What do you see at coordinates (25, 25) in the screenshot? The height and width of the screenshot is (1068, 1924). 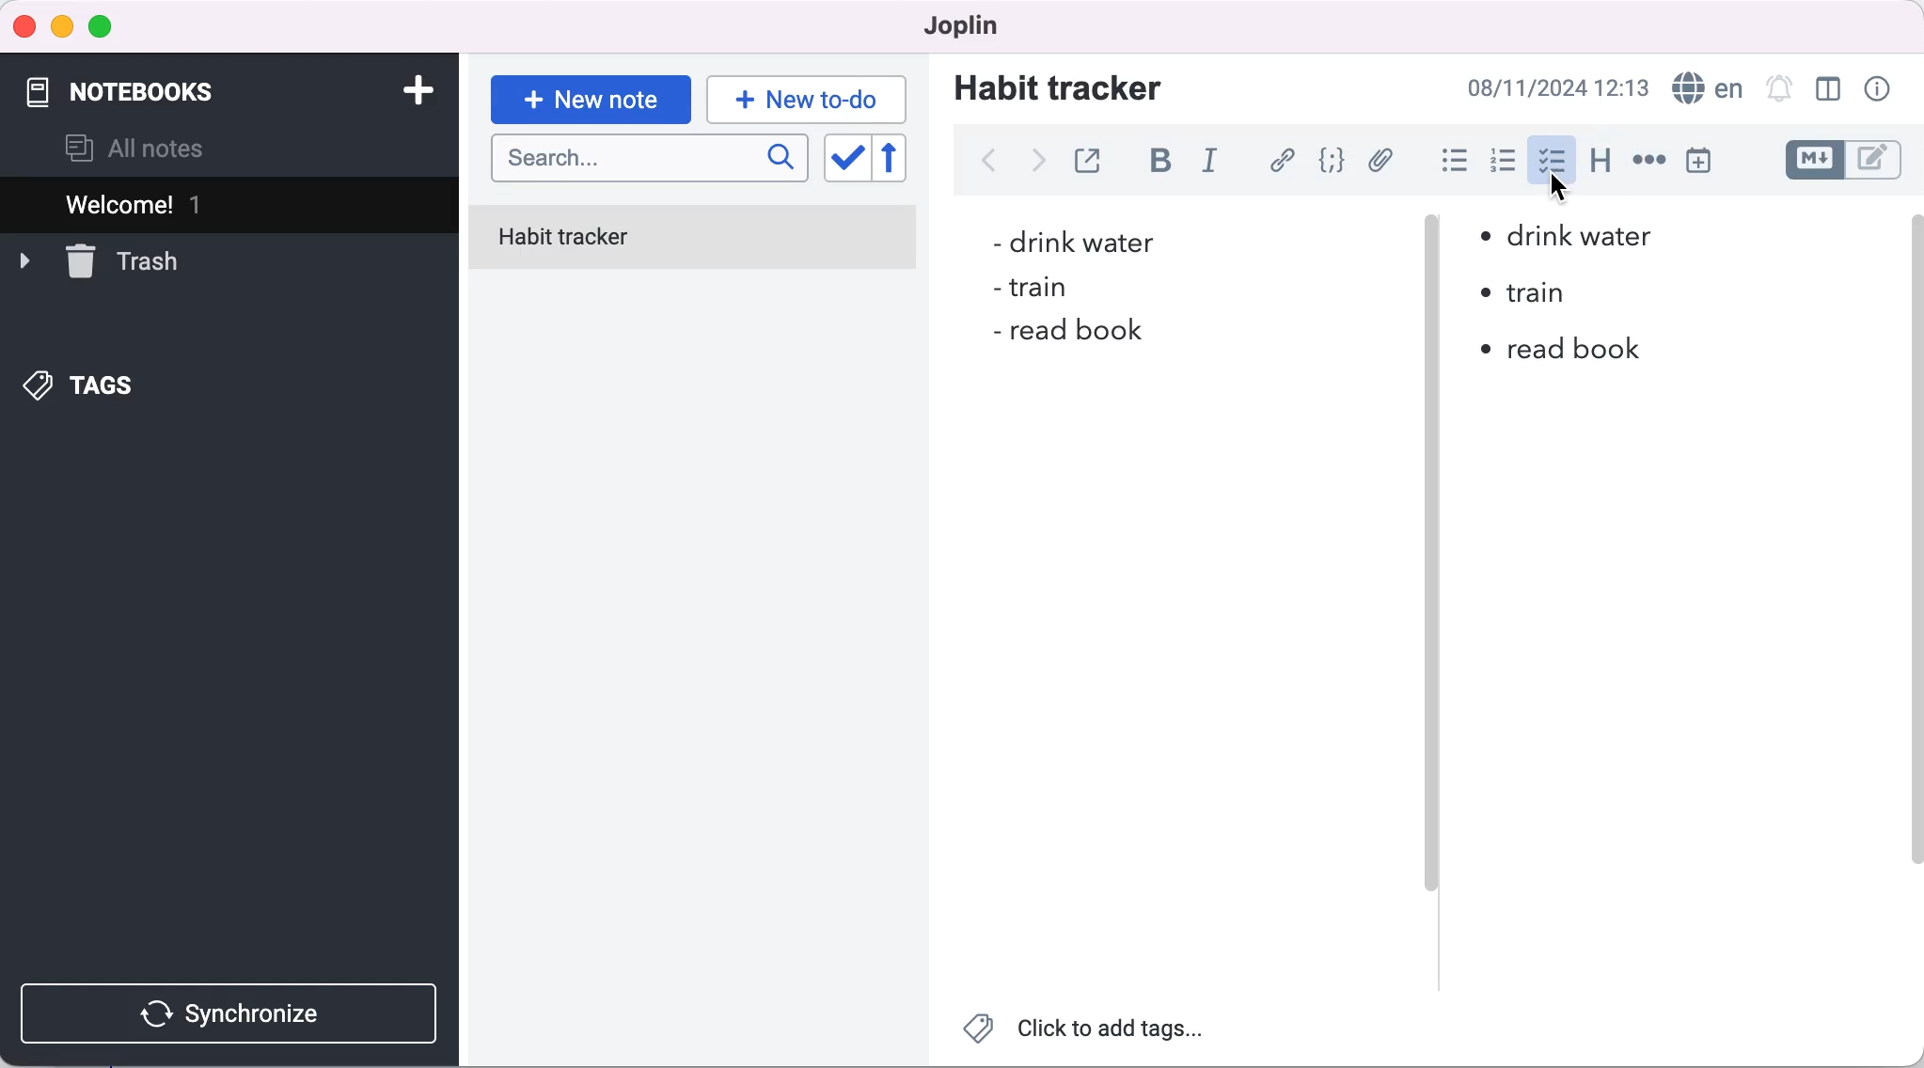 I see `close` at bounding box center [25, 25].